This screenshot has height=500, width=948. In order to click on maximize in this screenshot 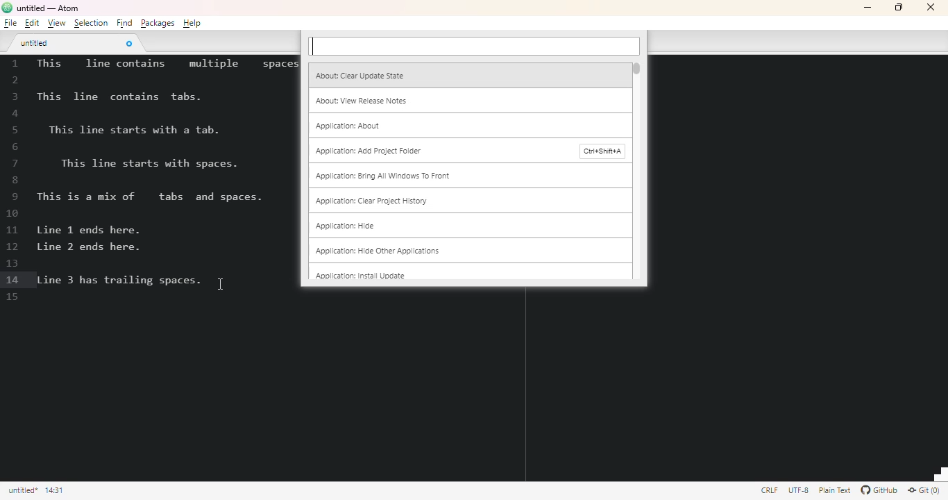, I will do `click(899, 7)`.